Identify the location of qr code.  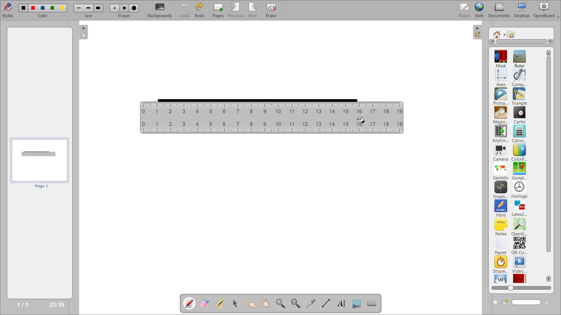
(520, 246).